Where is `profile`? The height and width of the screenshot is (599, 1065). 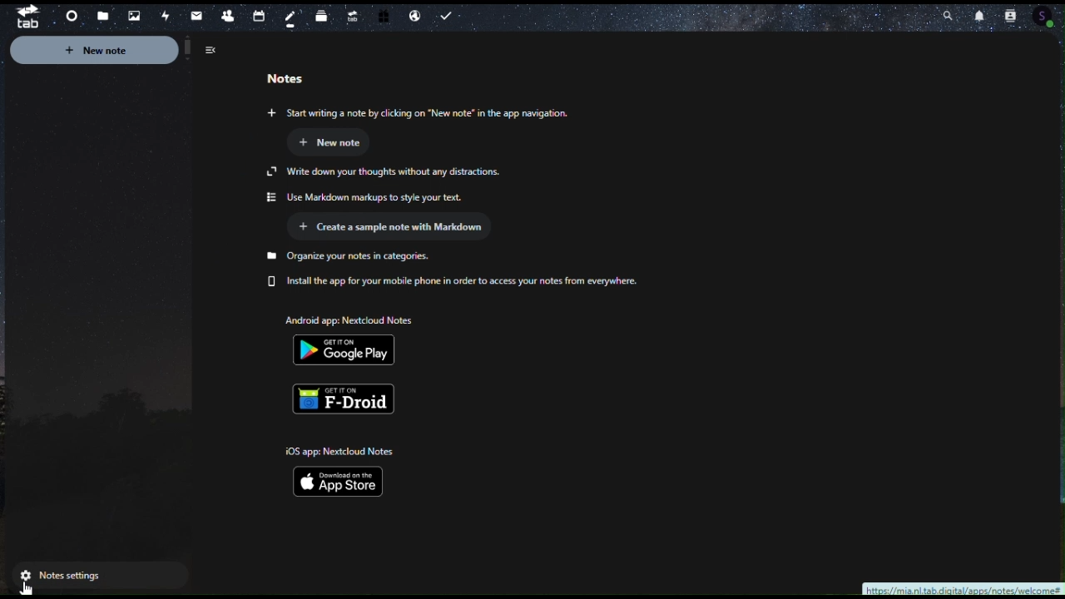 profile is located at coordinates (1053, 17).